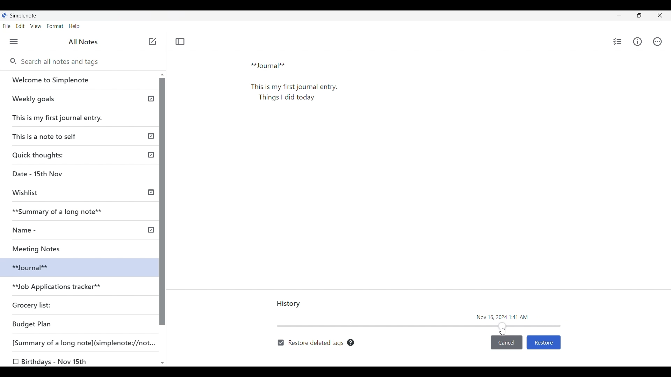 The height and width of the screenshot is (377, 671). I want to click on Edit menu, so click(20, 26).